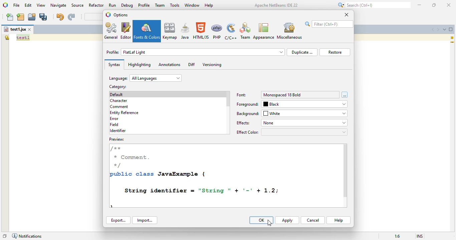 The width and height of the screenshot is (456, 240). I want to click on identifier, so click(118, 131).